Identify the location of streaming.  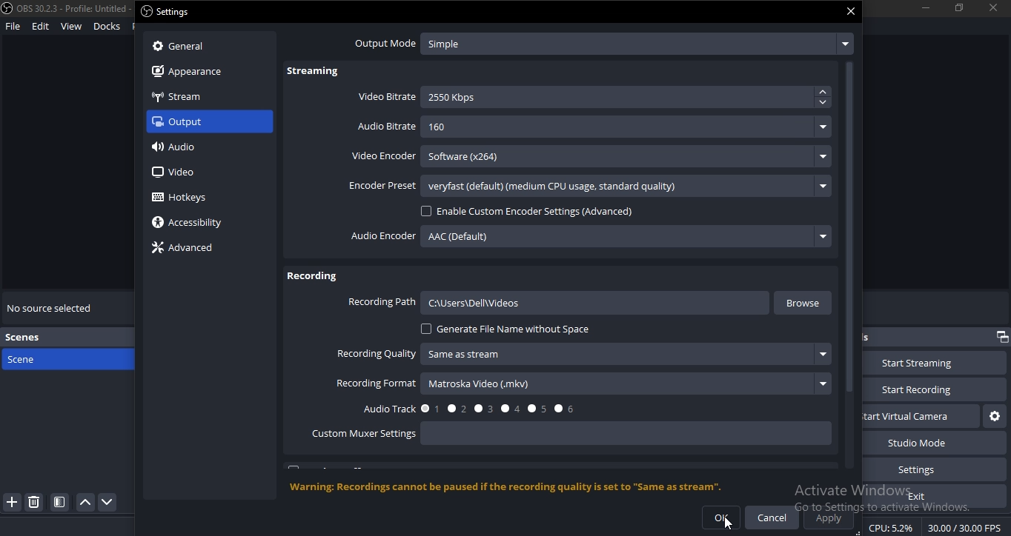
(314, 73).